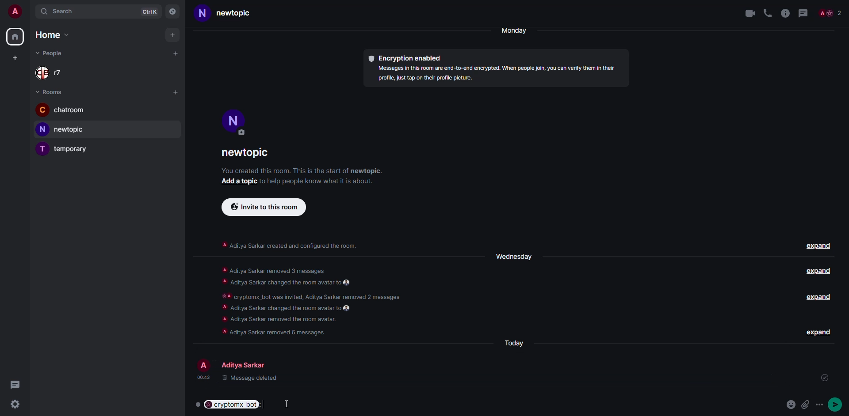 Image resolution: width=849 pixels, height=416 pixels. I want to click on expand, so click(819, 246).